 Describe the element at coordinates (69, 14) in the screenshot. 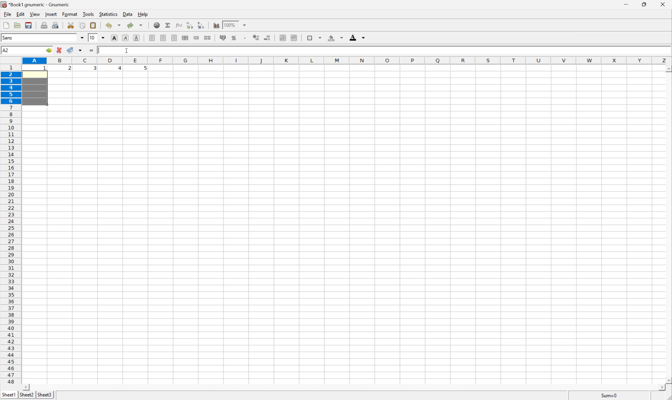

I see `format` at that location.